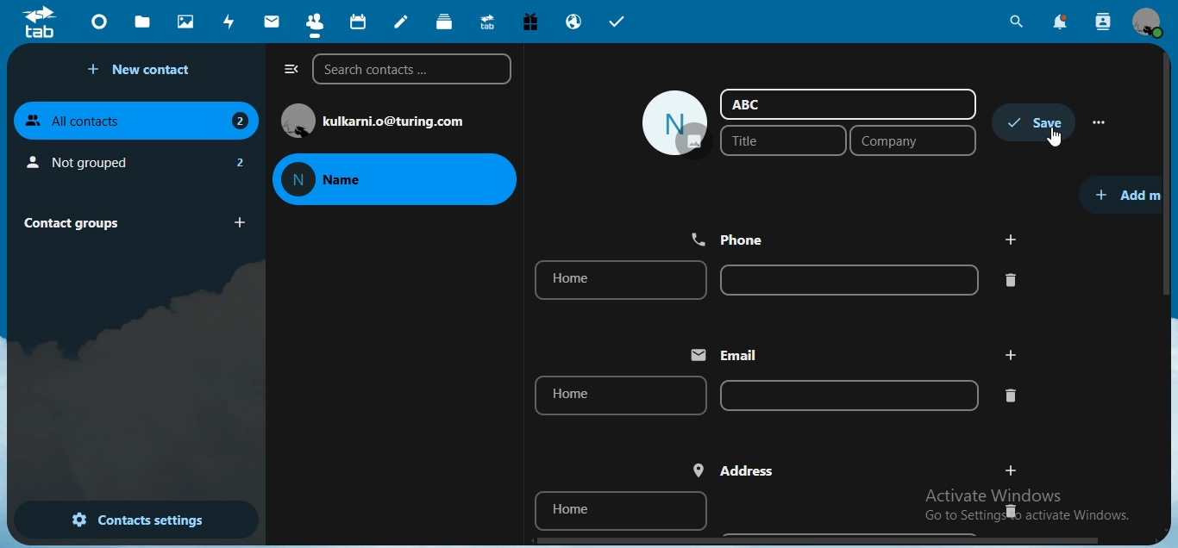  I want to click on icon, so click(41, 22).